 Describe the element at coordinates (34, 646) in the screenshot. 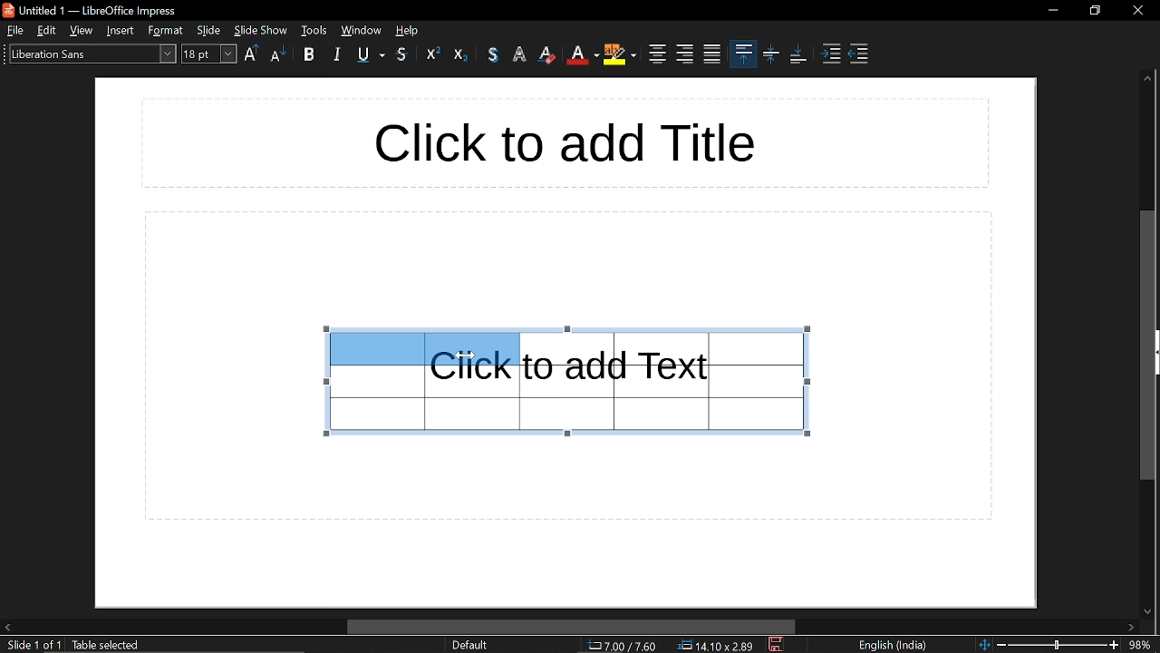

I see `slide 1 of 1` at that location.